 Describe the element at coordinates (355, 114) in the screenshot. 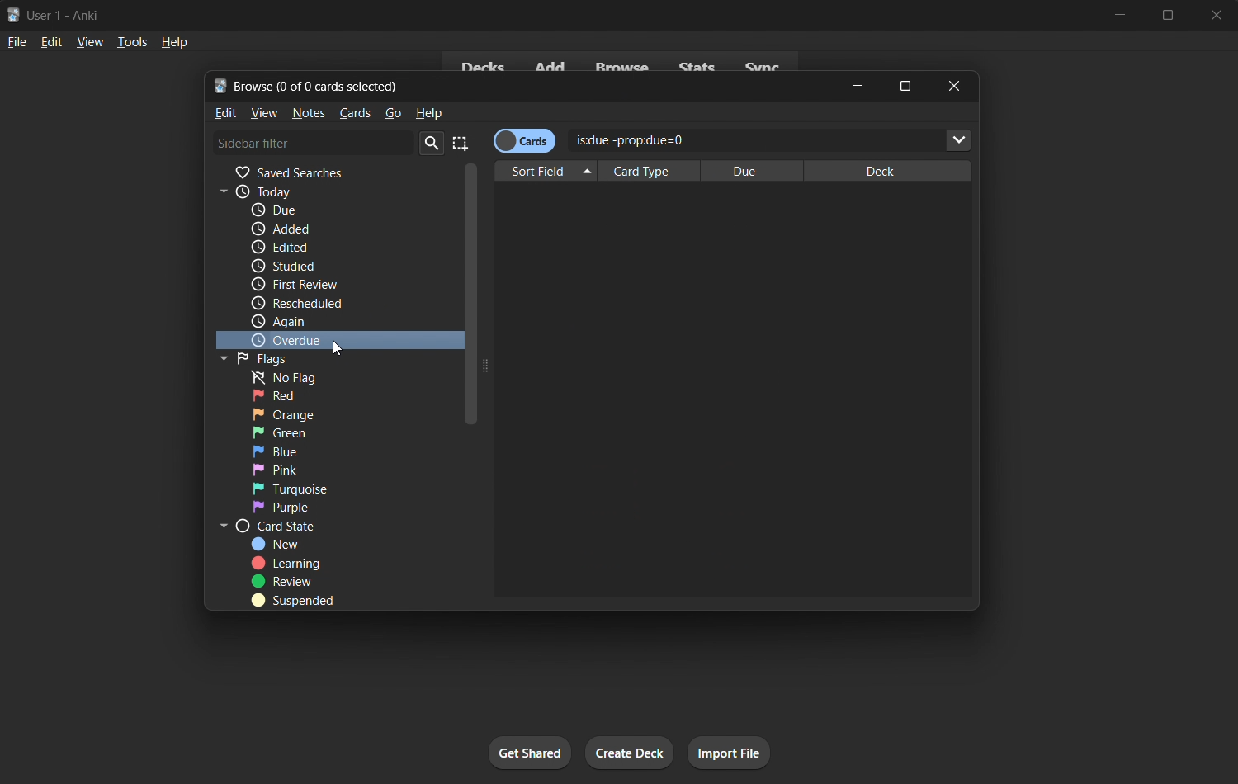

I see `cards` at that location.